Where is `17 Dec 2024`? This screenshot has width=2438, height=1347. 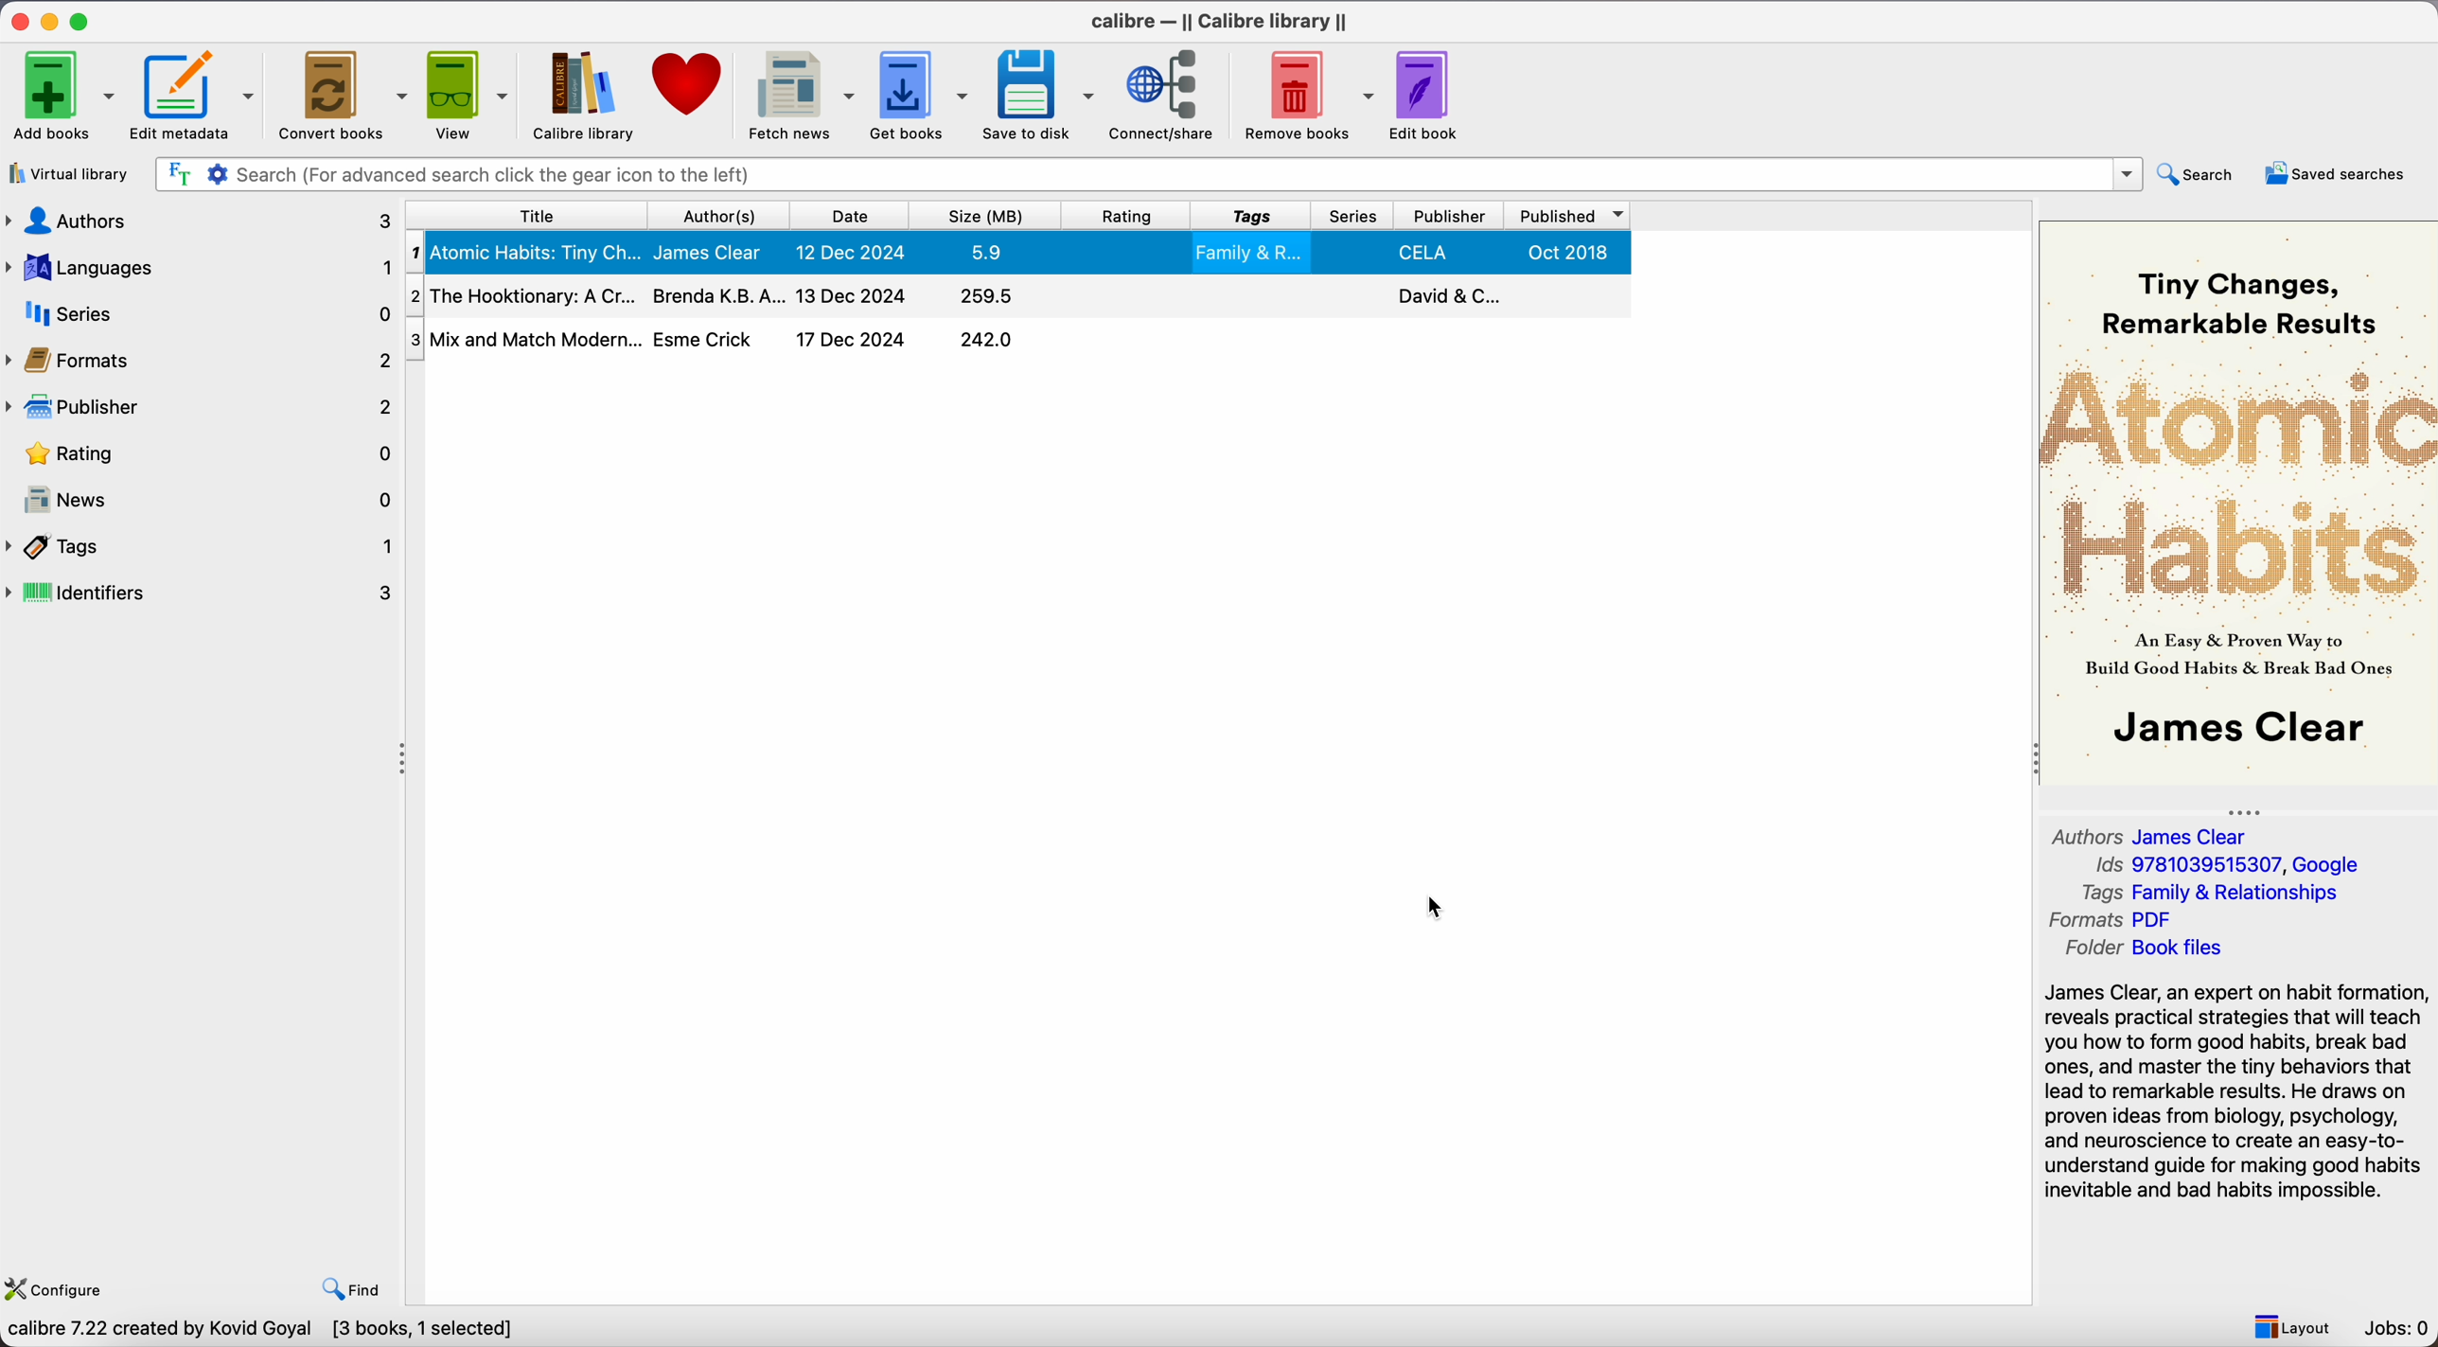
17 Dec 2024 is located at coordinates (854, 340).